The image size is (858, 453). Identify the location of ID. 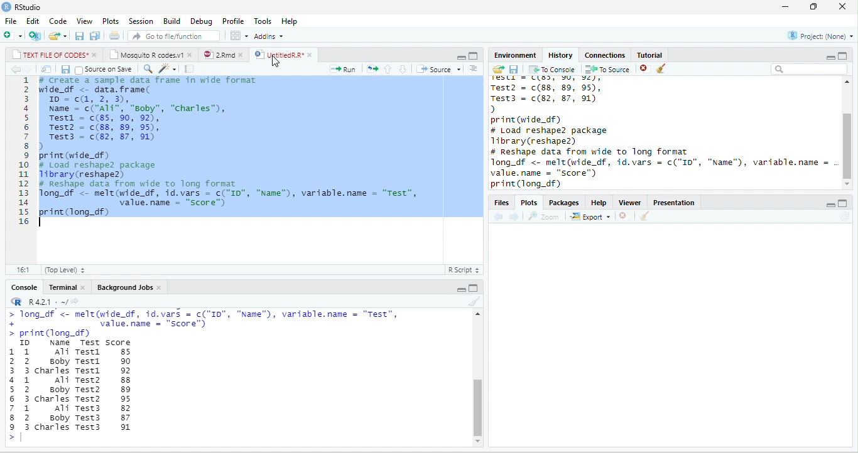
(25, 343).